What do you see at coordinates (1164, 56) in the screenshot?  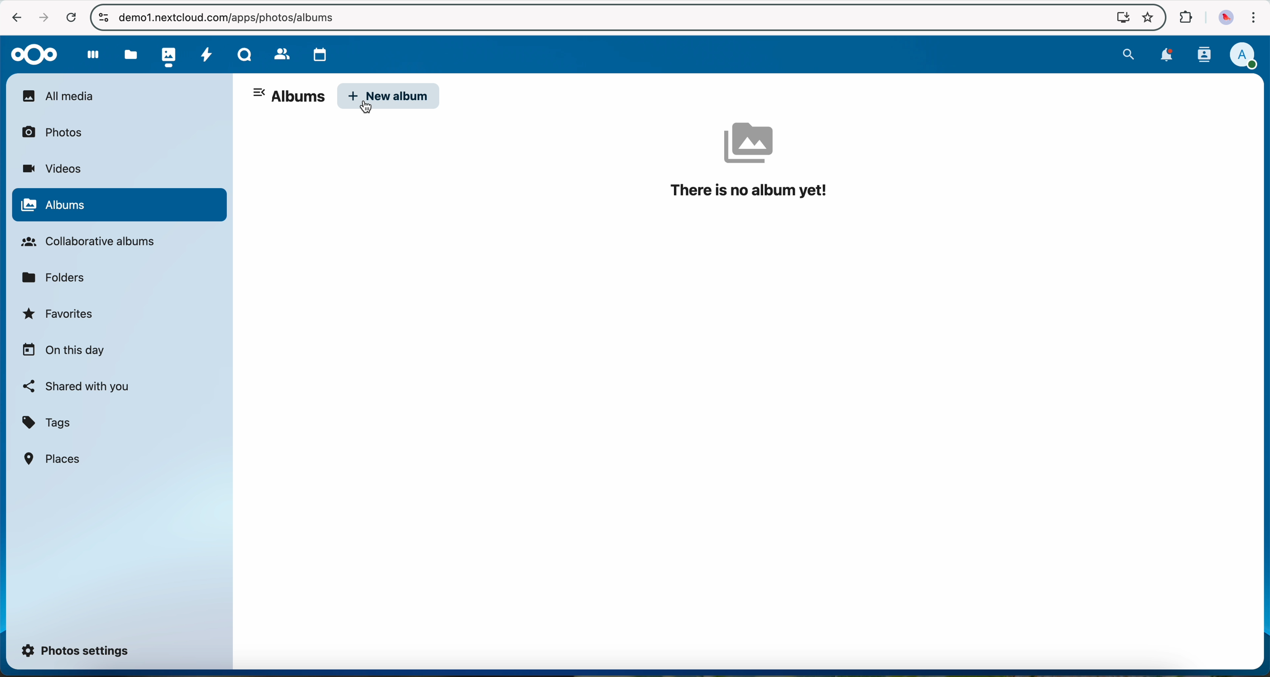 I see `notifications` at bounding box center [1164, 56].